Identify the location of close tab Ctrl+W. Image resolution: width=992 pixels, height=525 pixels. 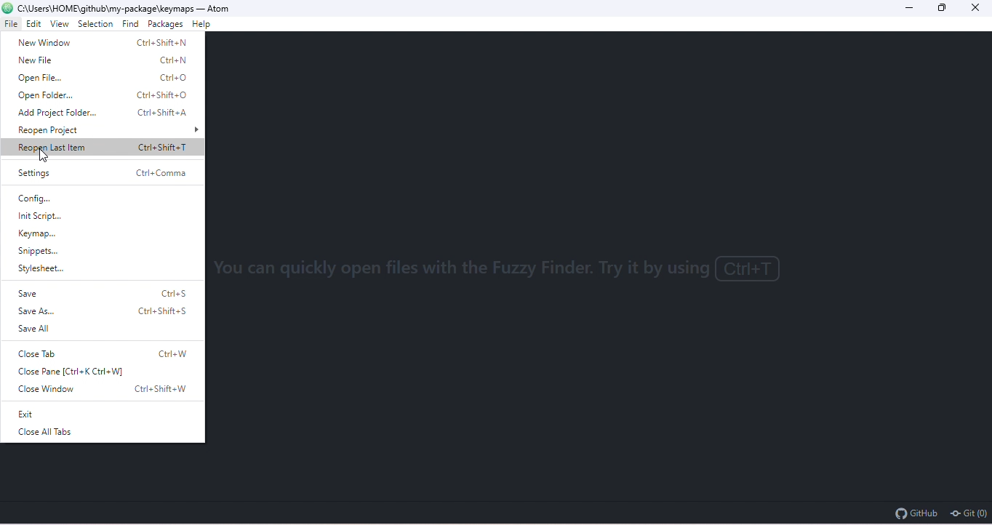
(105, 354).